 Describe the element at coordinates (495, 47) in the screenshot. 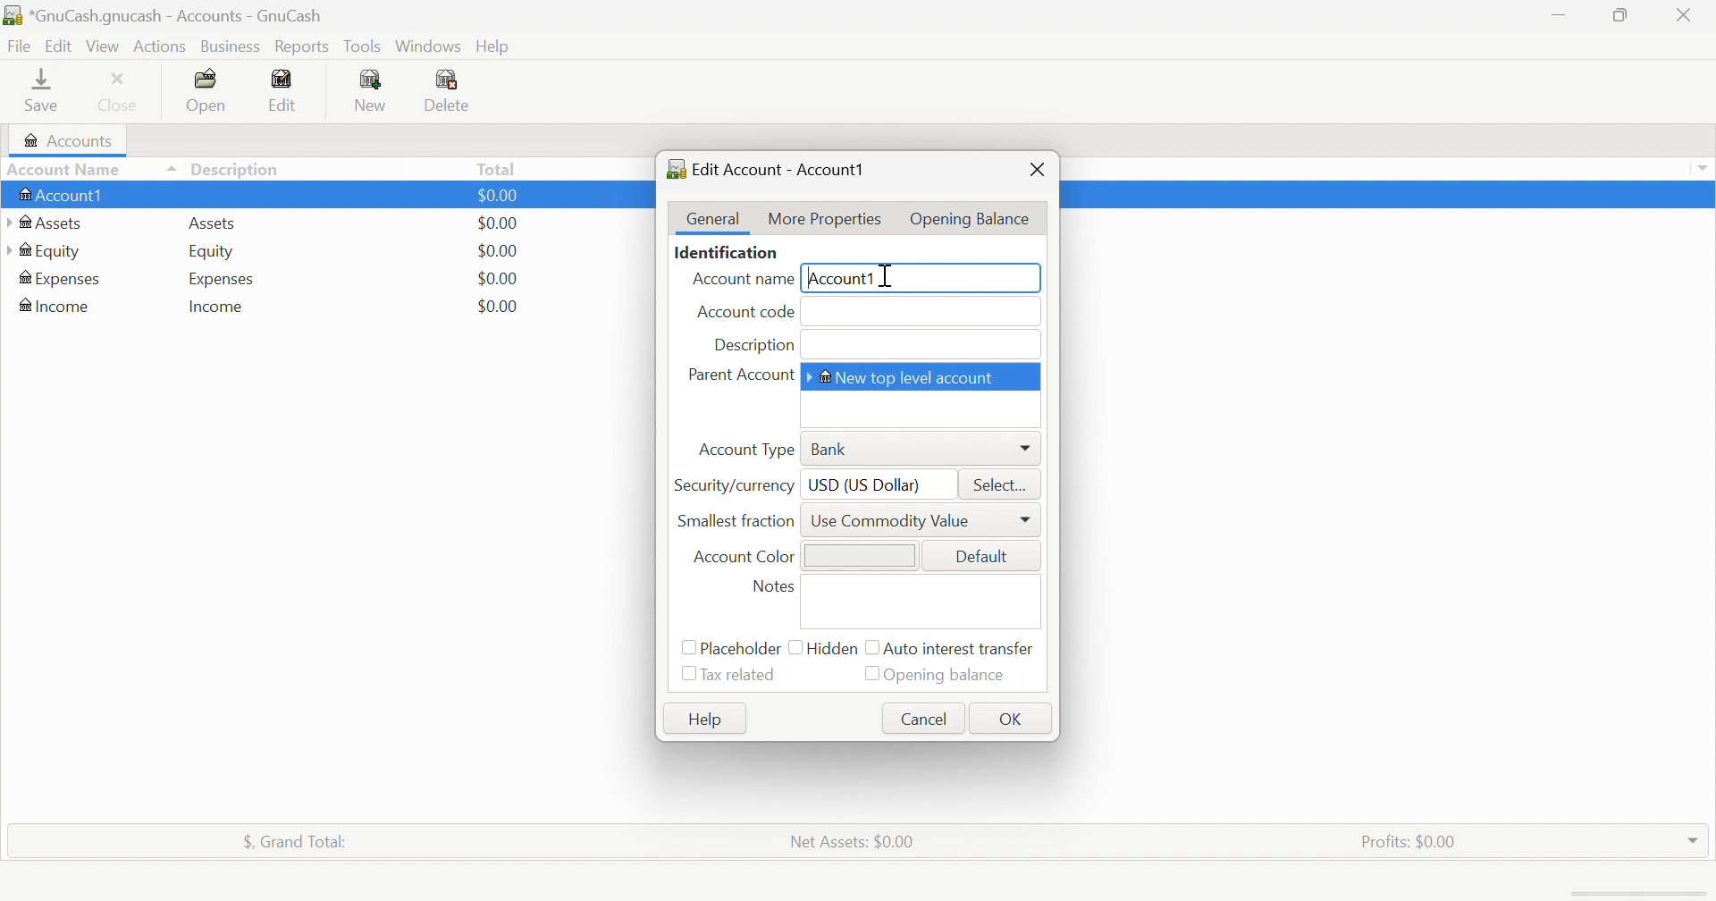

I see `Help` at that location.